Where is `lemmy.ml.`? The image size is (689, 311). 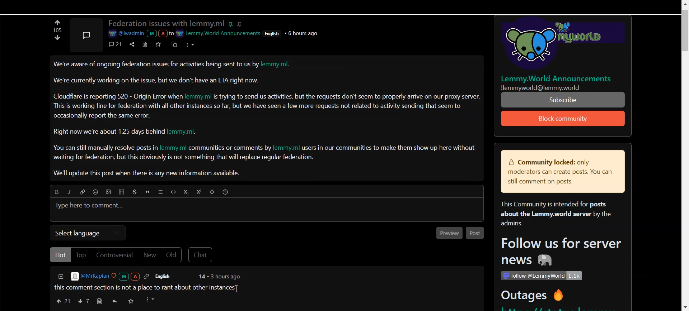 lemmy.ml. is located at coordinates (279, 65).